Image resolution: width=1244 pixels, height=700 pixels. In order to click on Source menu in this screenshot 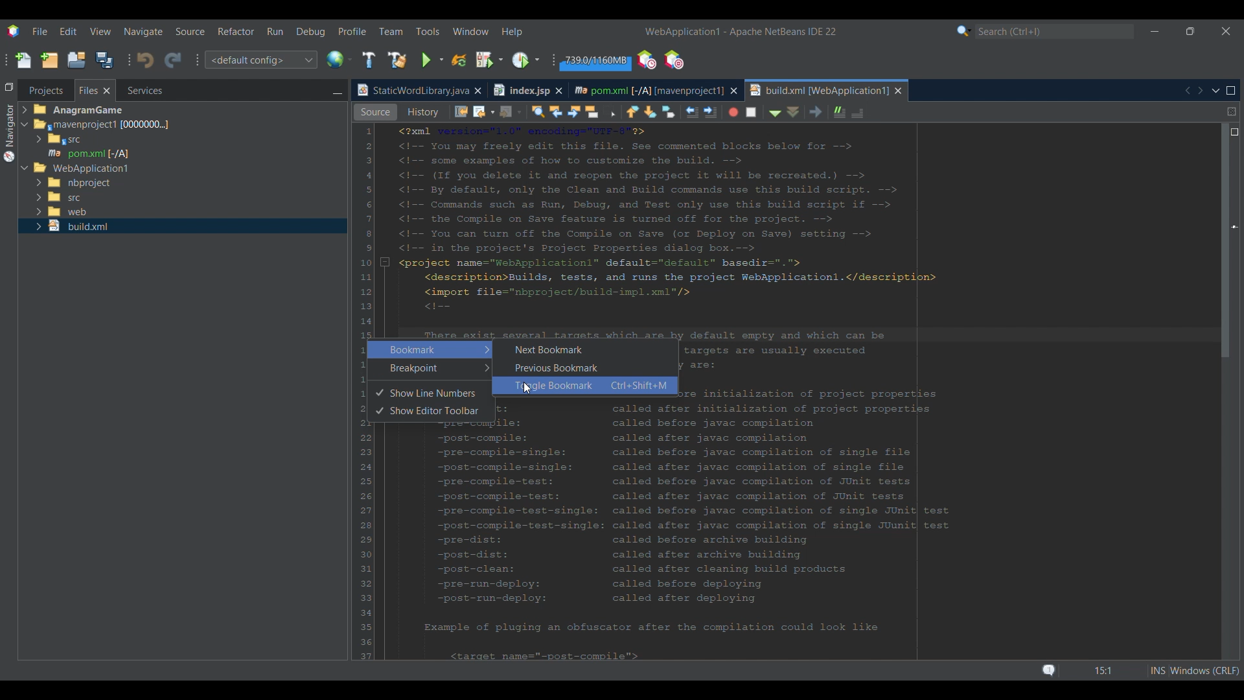, I will do `click(190, 32)`.